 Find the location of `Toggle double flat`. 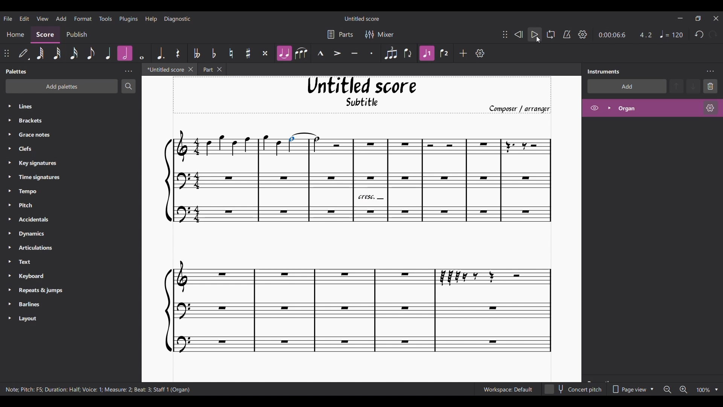

Toggle double flat is located at coordinates (196, 53).